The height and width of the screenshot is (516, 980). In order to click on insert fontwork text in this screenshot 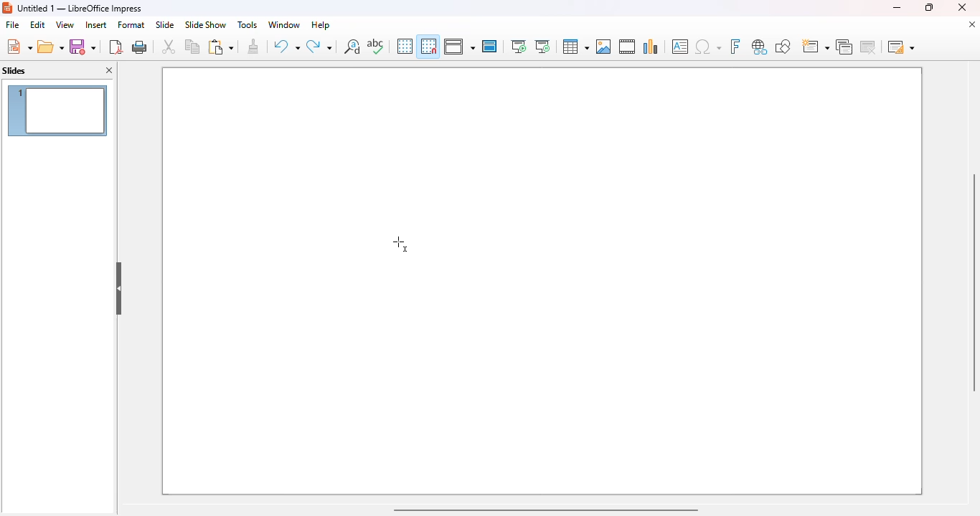, I will do `click(735, 46)`.